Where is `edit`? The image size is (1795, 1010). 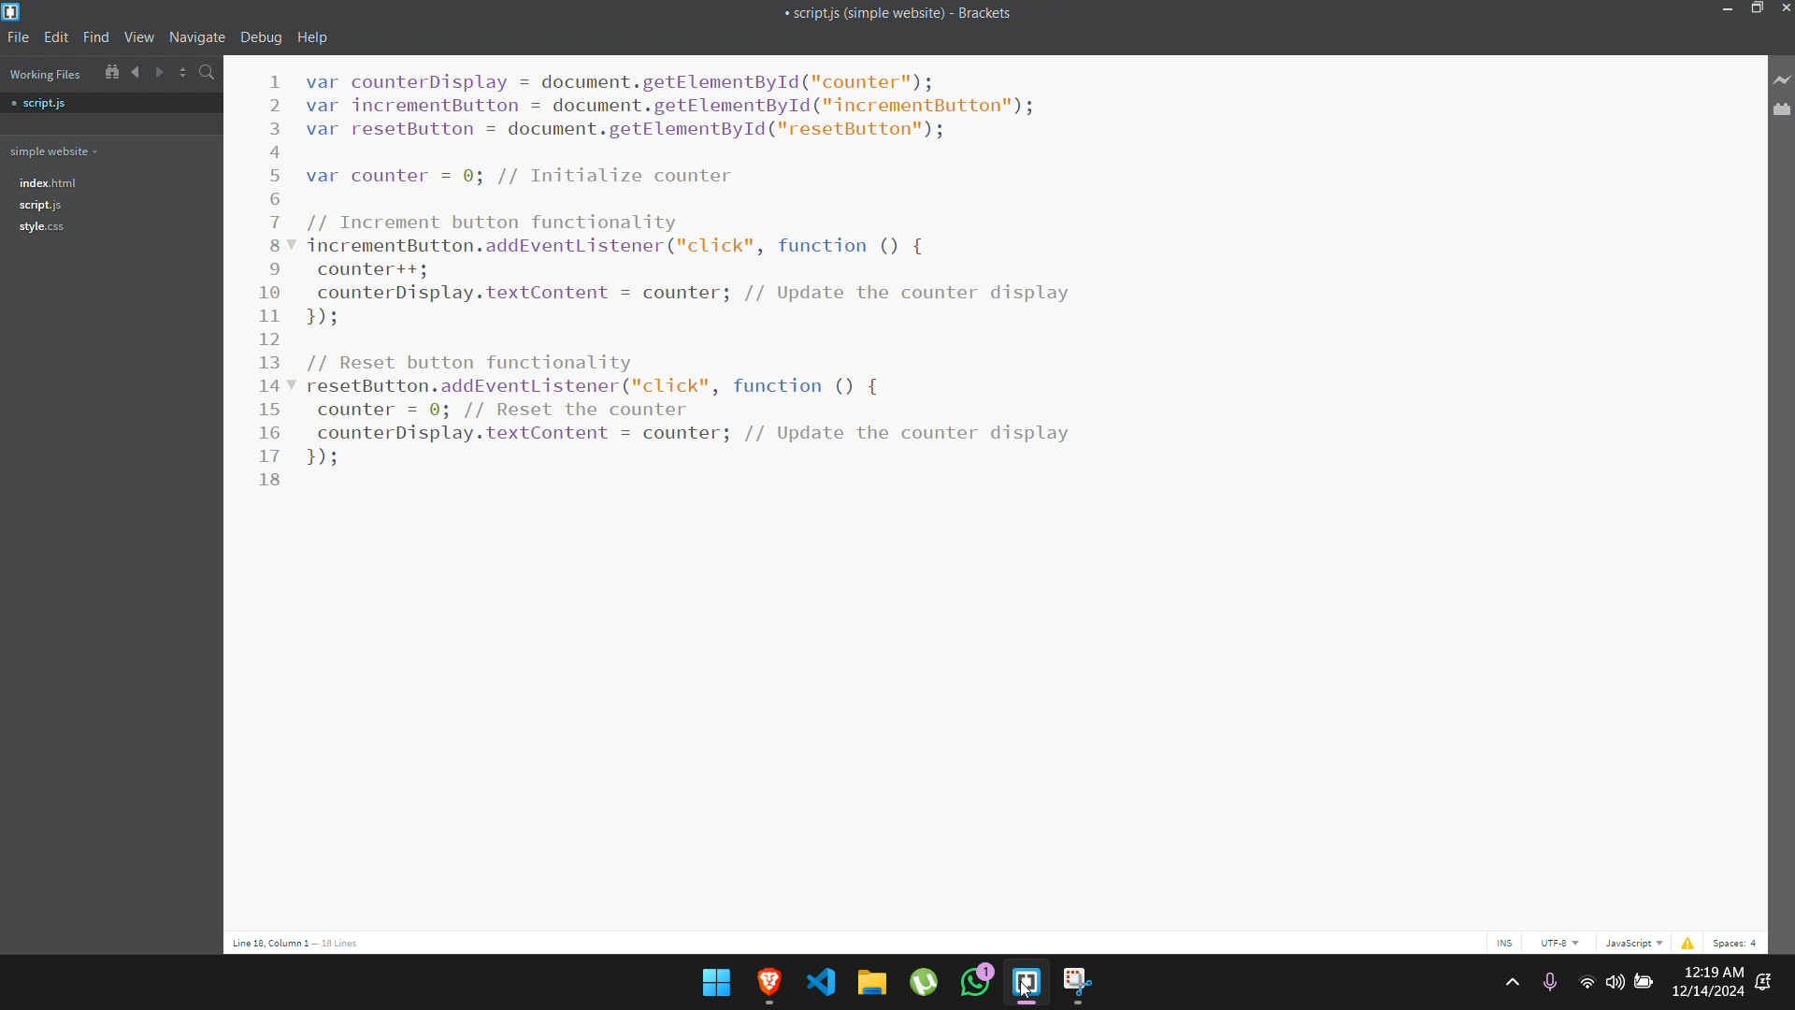 edit is located at coordinates (57, 38).